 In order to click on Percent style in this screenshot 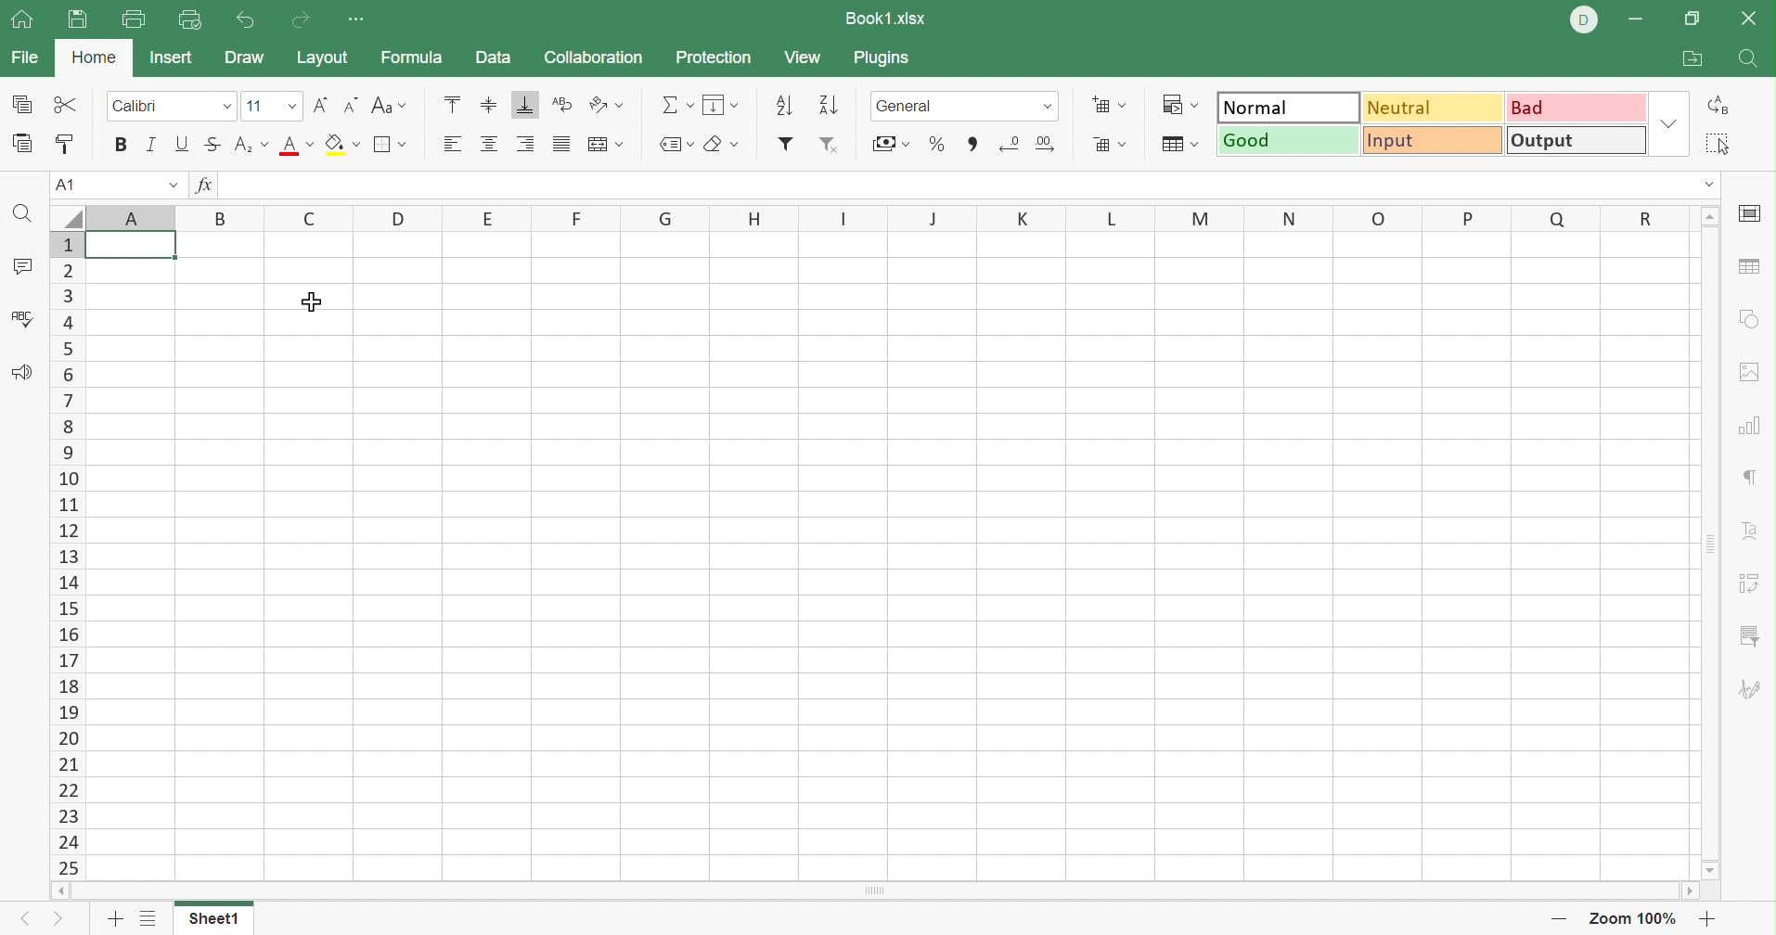, I will do `click(940, 144)`.